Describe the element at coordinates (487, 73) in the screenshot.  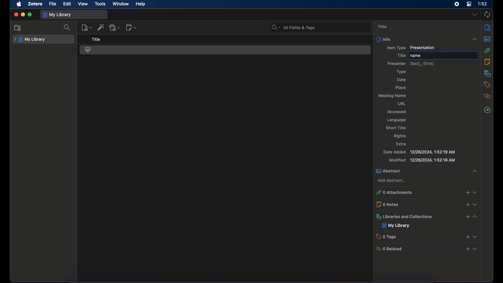
I see `libraries` at that location.